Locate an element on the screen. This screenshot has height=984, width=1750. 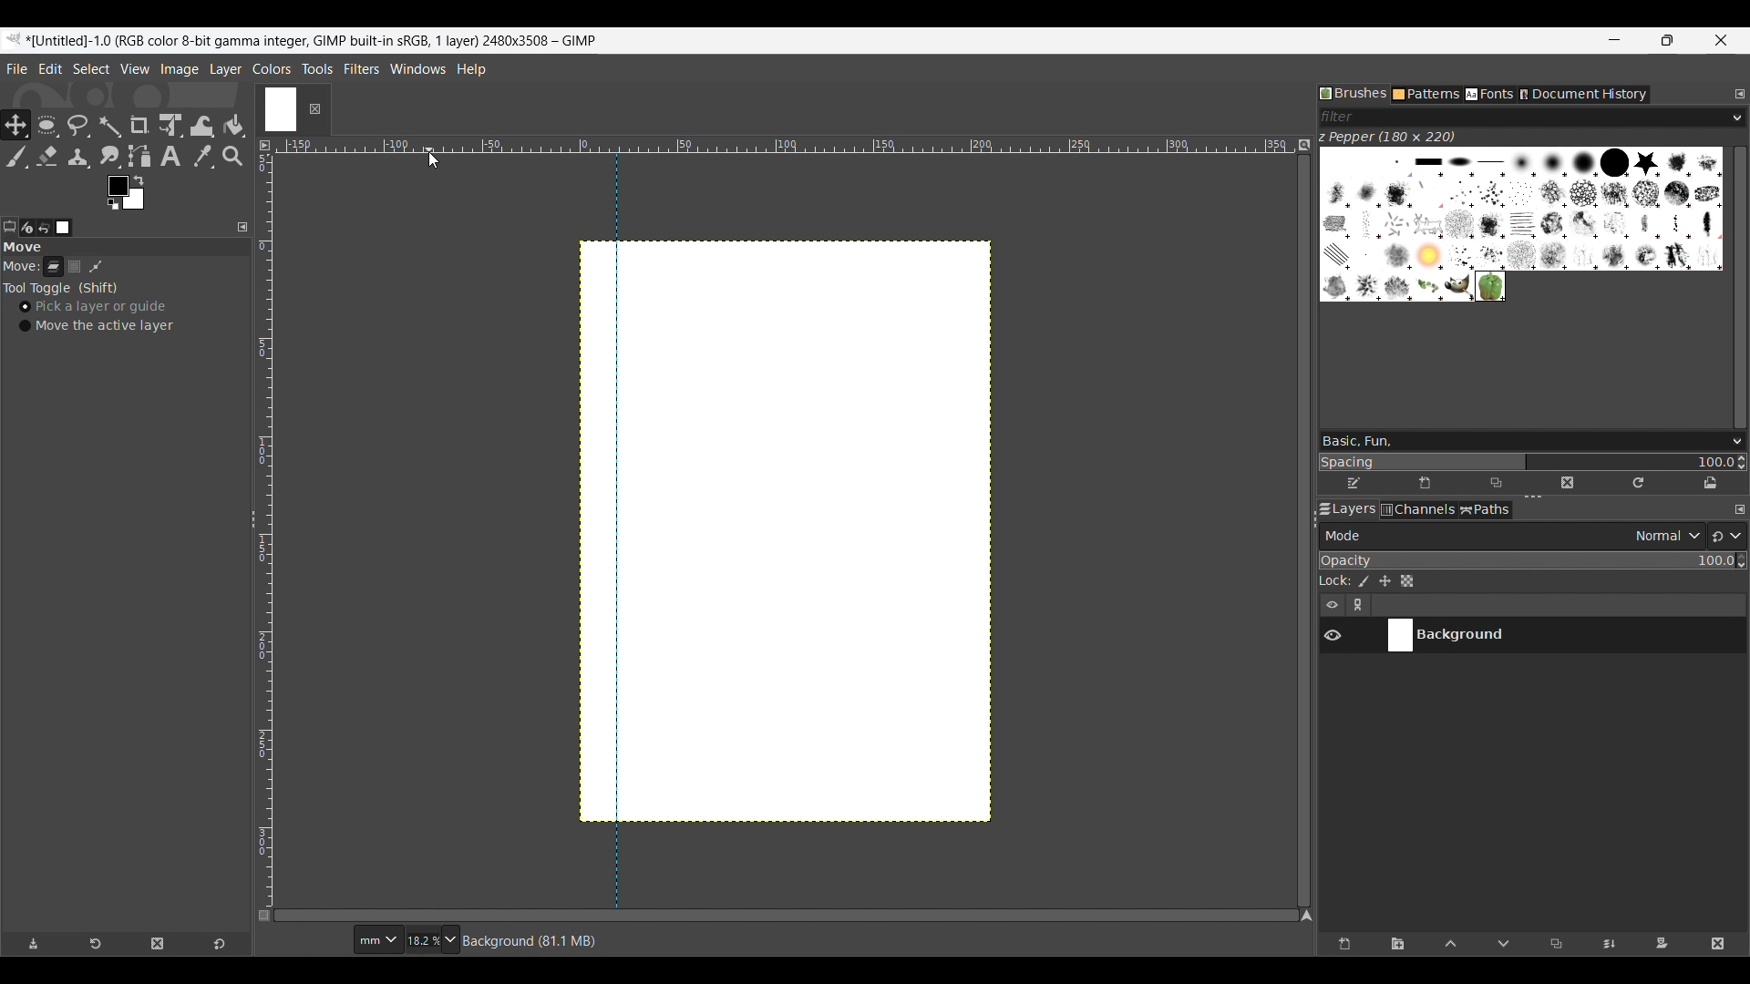
Merge layer with first visible layer below it is located at coordinates (1608, 945).